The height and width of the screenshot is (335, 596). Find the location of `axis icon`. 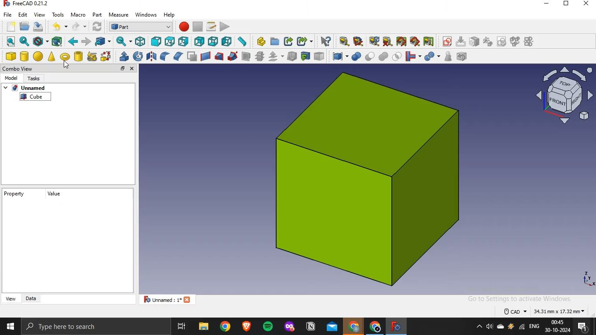

axis icon is located at coordinates (564, 96).